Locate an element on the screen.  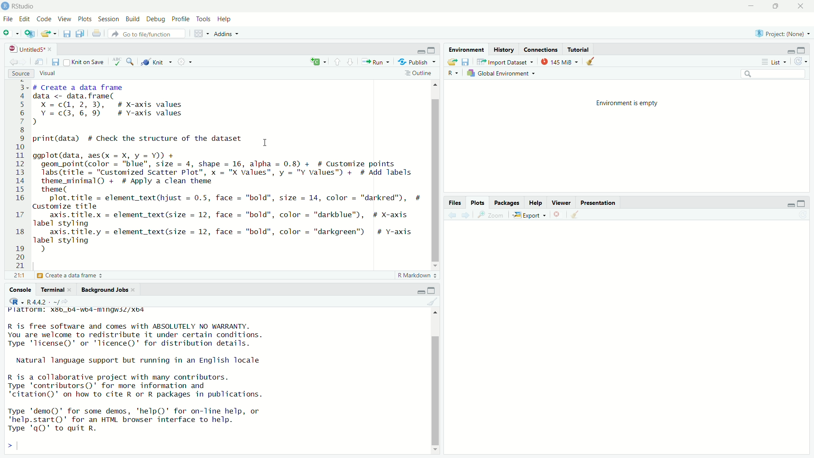
Untitled is located at coordinates (29, 50).